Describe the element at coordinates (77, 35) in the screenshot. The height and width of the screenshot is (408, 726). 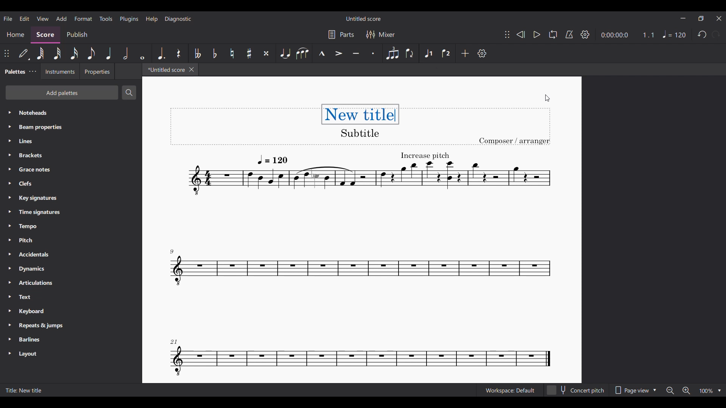
I see `Publish section` at that location.